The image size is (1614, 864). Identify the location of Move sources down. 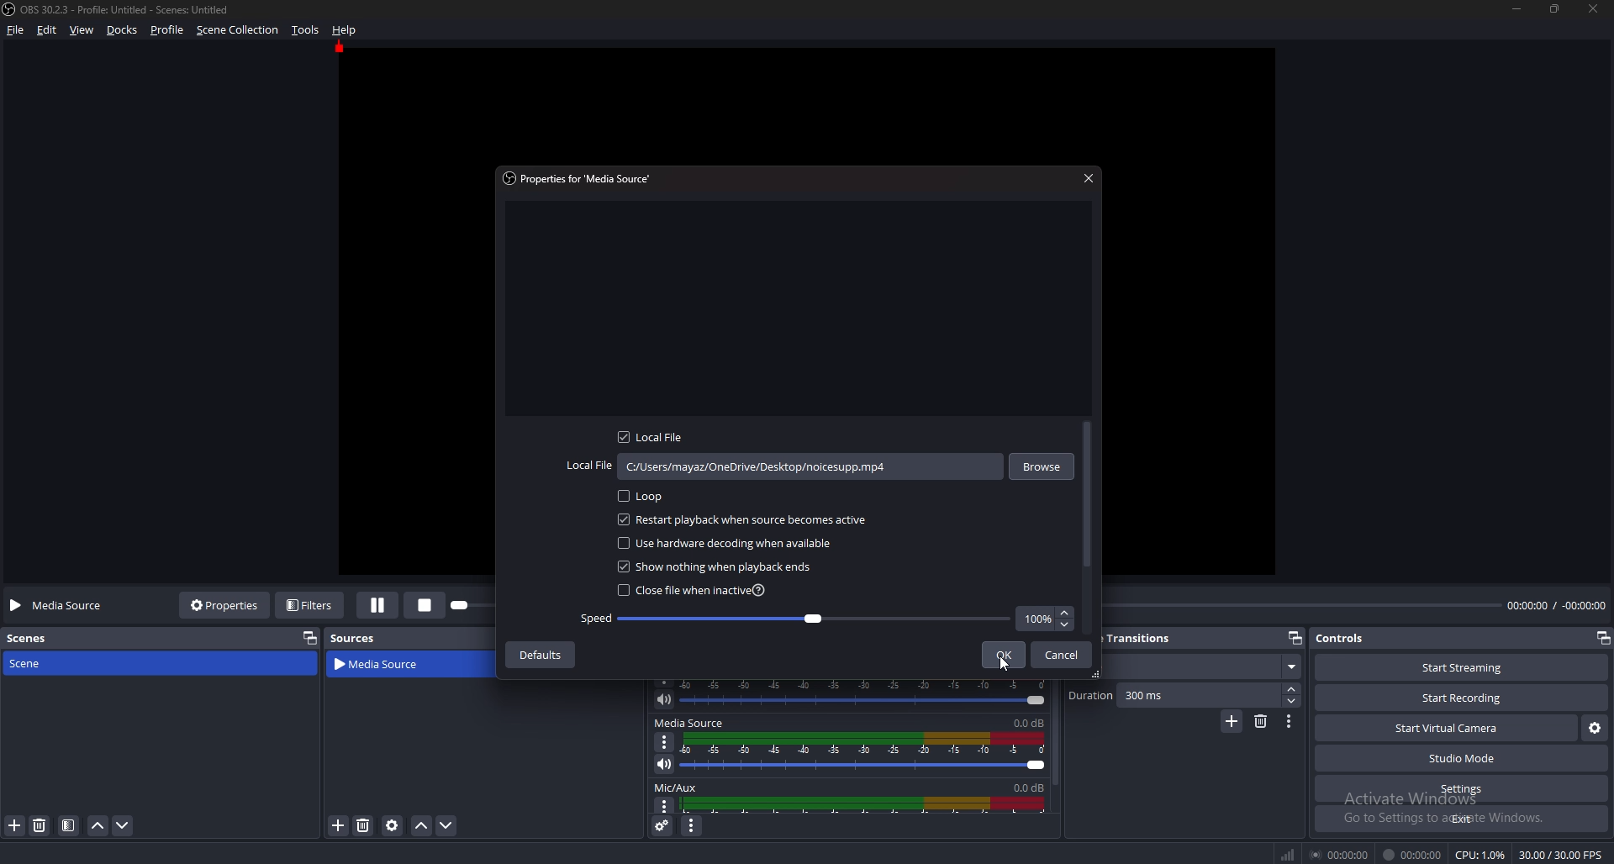
(446, 825).